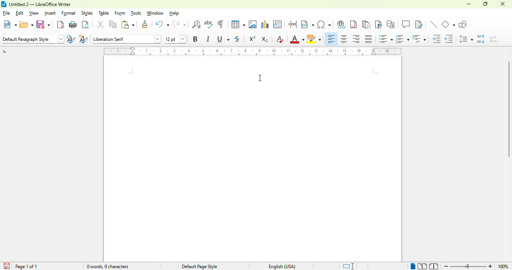 The image size is (512, 270). I want to click on zoom out, so click(446, 266).